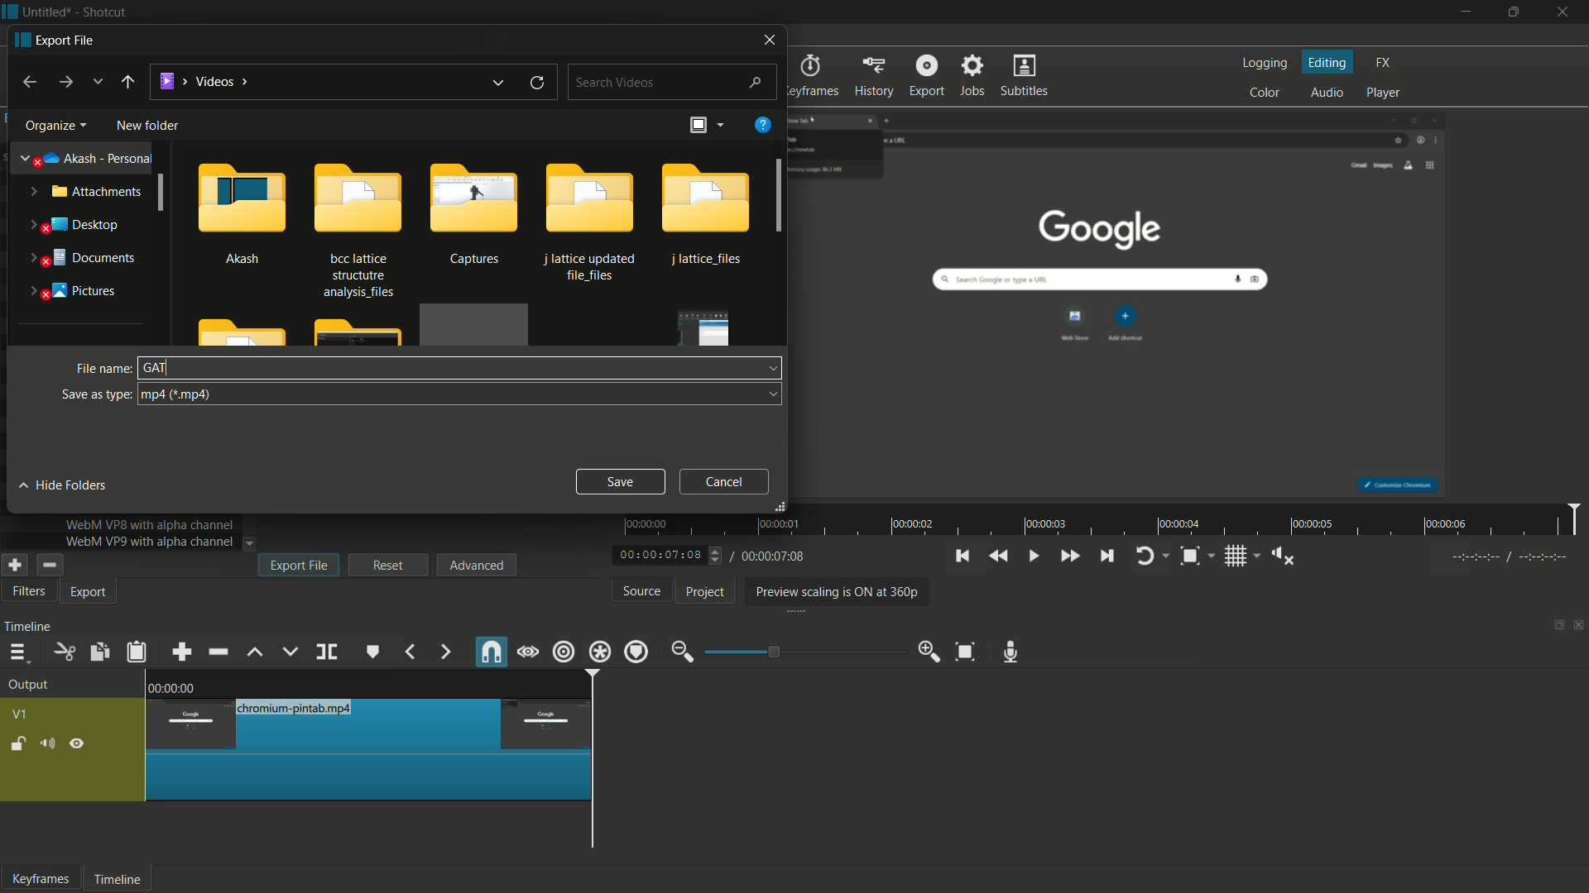 Image resolution: width=1589 pixels, height=893 pixels. Describe the element at coordinates (65, 484) in the screenshot. I see `hide folders` at that location.